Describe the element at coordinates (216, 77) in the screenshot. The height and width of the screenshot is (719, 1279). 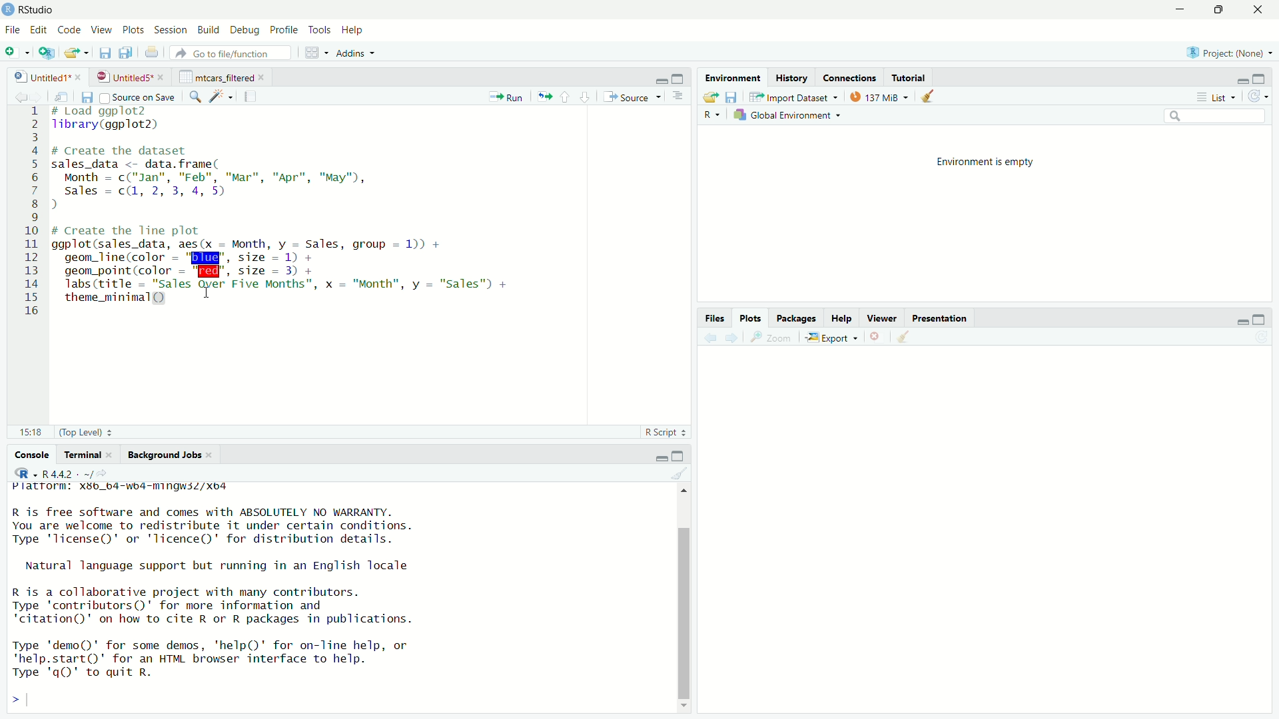
I see `mtcars_filtered` at that location.